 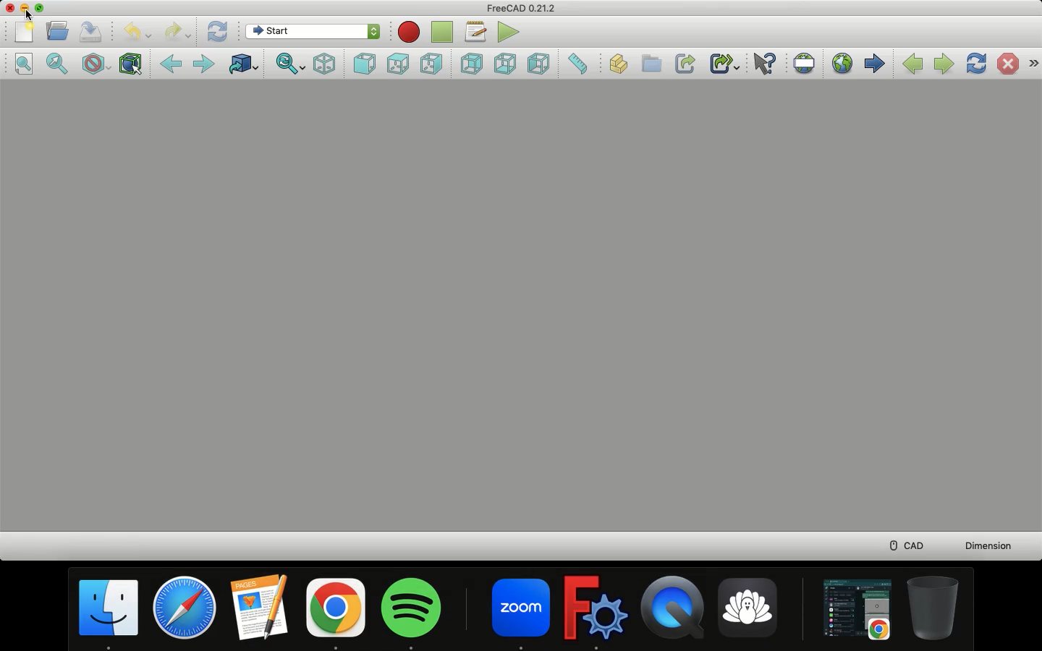 What do you see at coordinates (618, 61) in the screenshot?
I see `Create part` at bounding box center [618, 61].